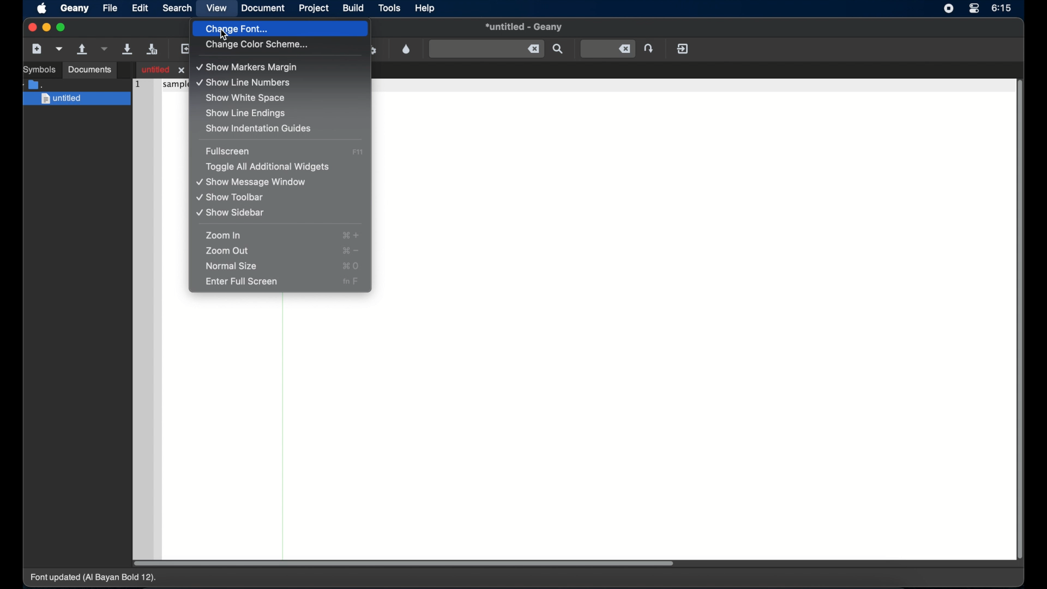  Describe the element at coordinates (249, 68) in the screenshot. I see `show markers margin` at that location.